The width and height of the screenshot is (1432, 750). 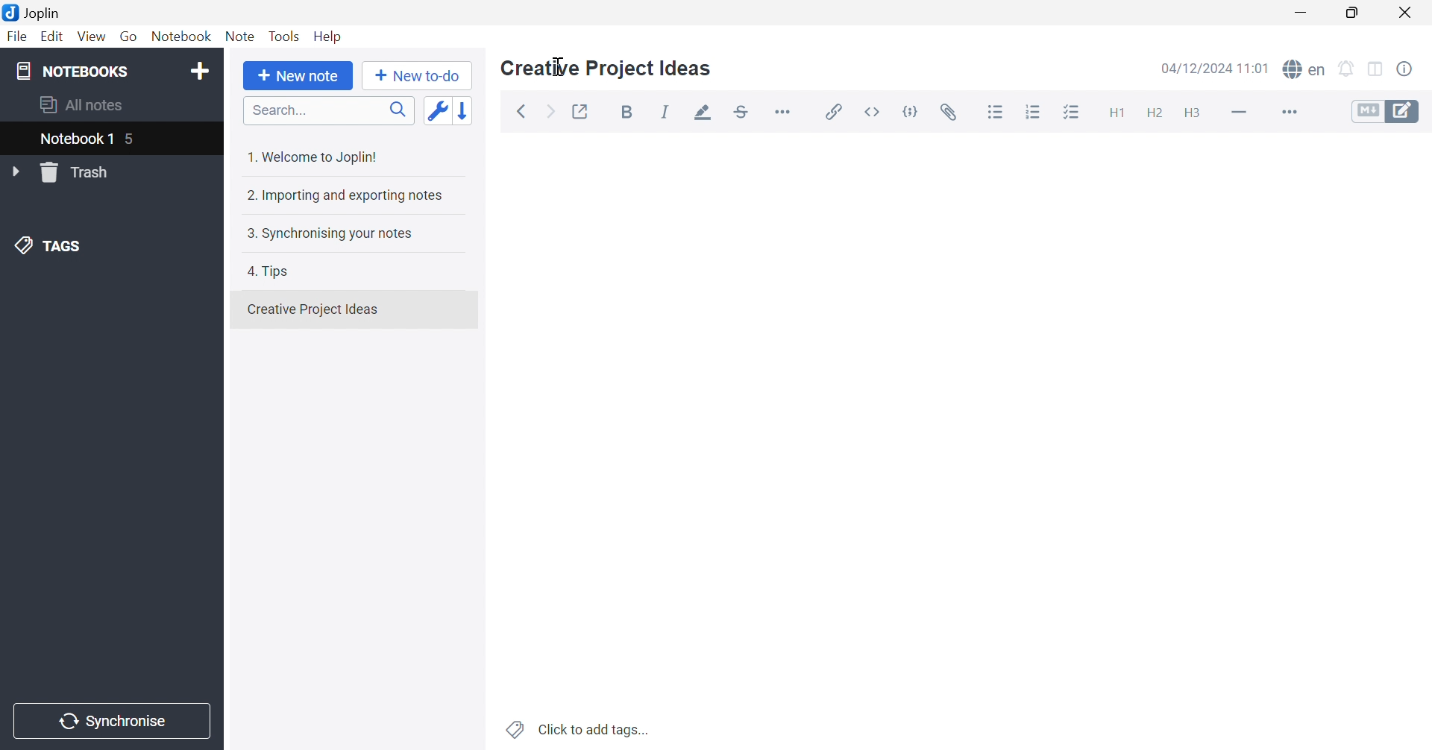 What do you see at coordinates (329, 112) in the screenshot?
I see `Search` at bounding box center [329, 112].